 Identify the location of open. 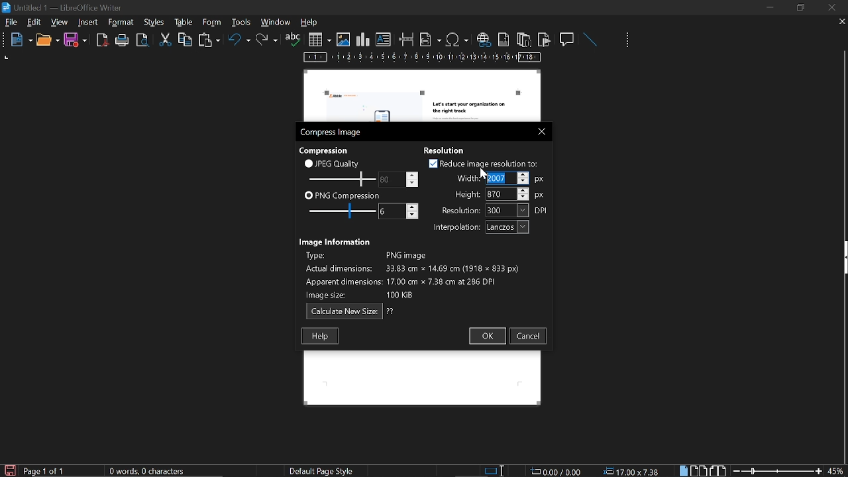
(47, 40).